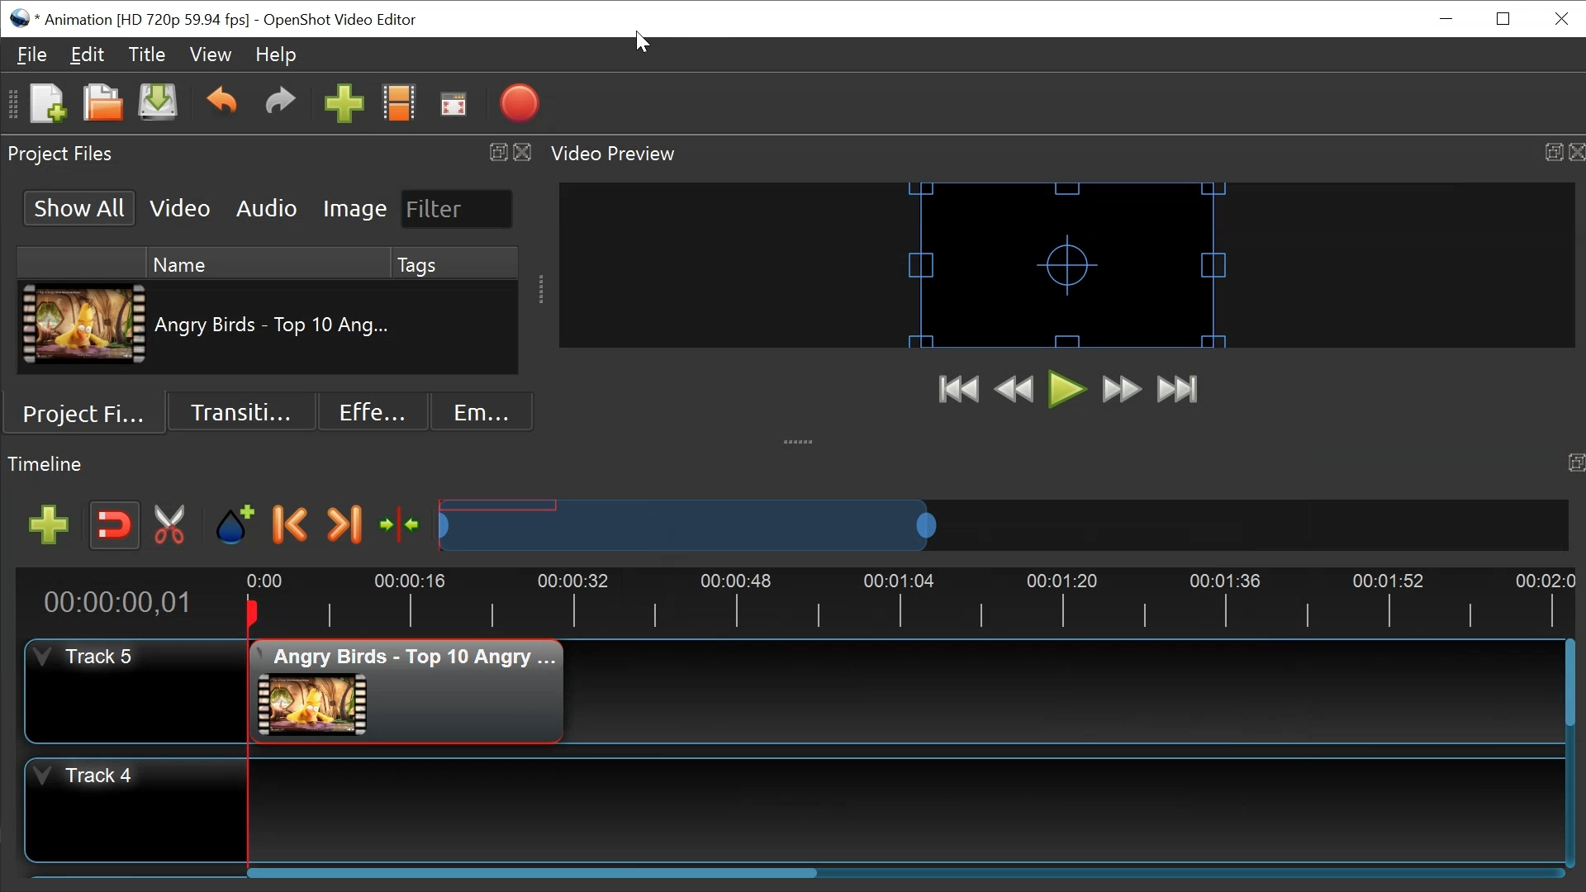  What do you see at coordinates (78, 206) in the screenshot?
I see `Show All` at bounding box center [78, 206].